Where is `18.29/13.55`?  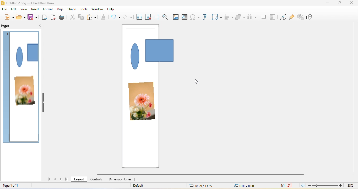 18.29/13.55 is located at coordinates (199, 186).